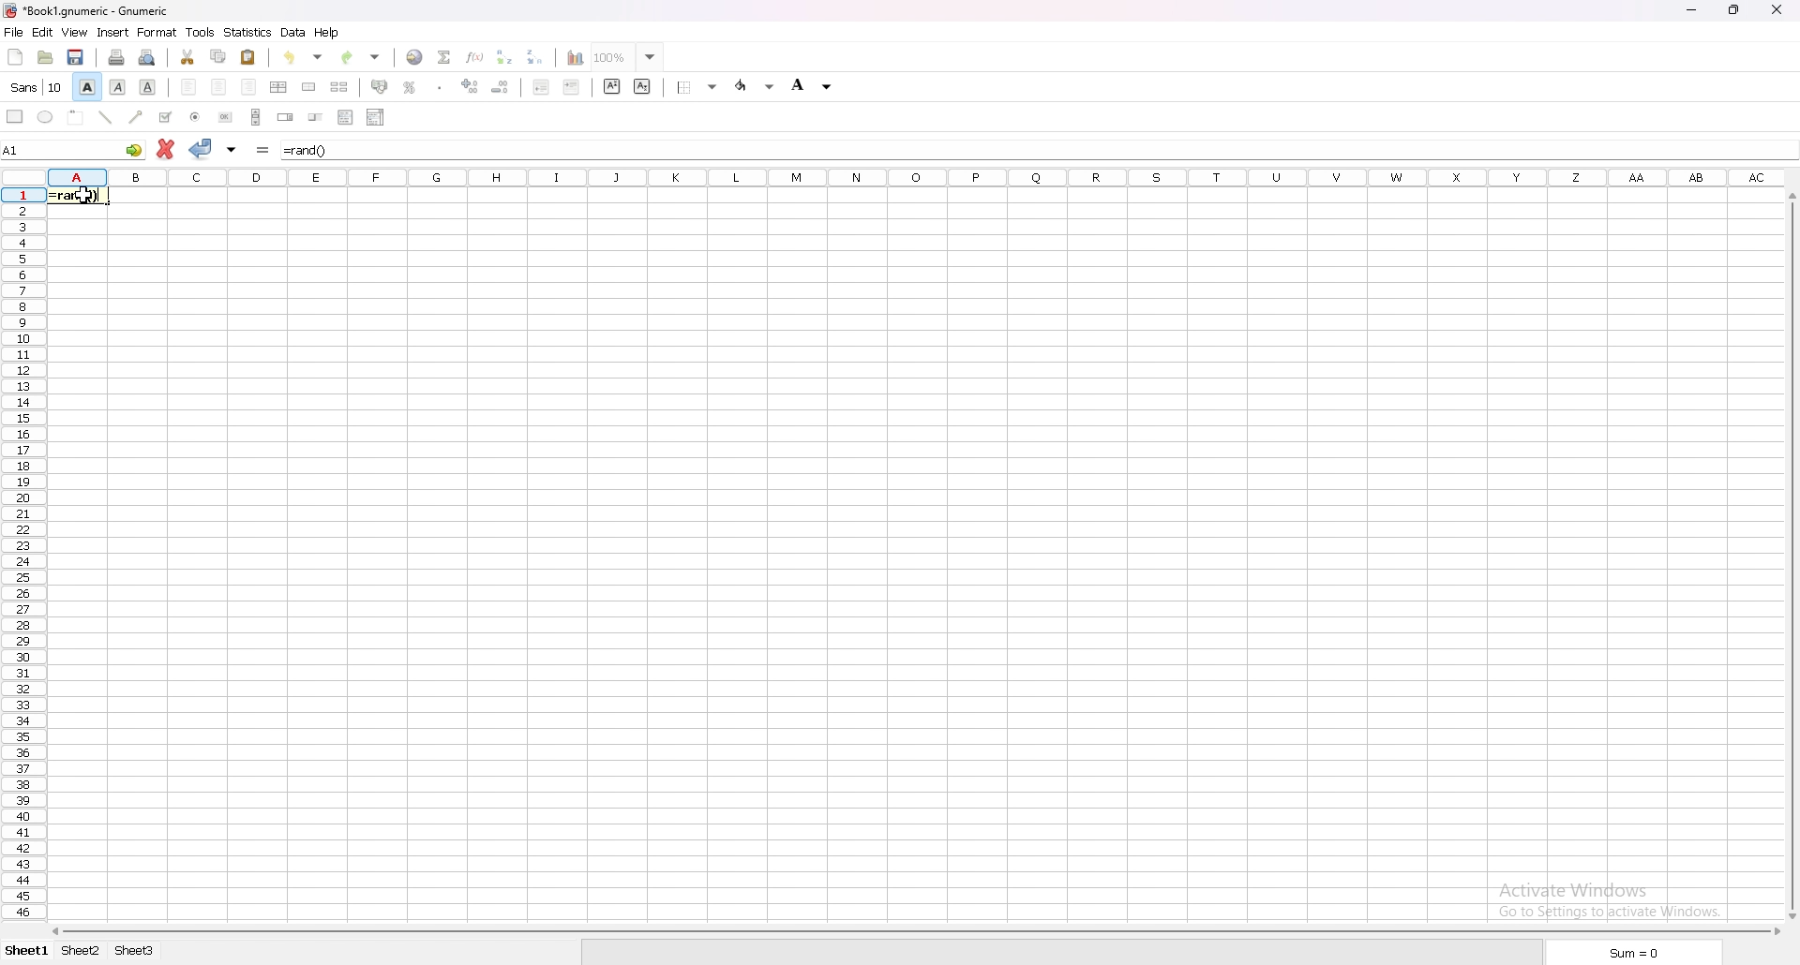  What do you see at coordinates (201, 32) in the screenshot?
I see `tools` at bounding box center [201, 32].